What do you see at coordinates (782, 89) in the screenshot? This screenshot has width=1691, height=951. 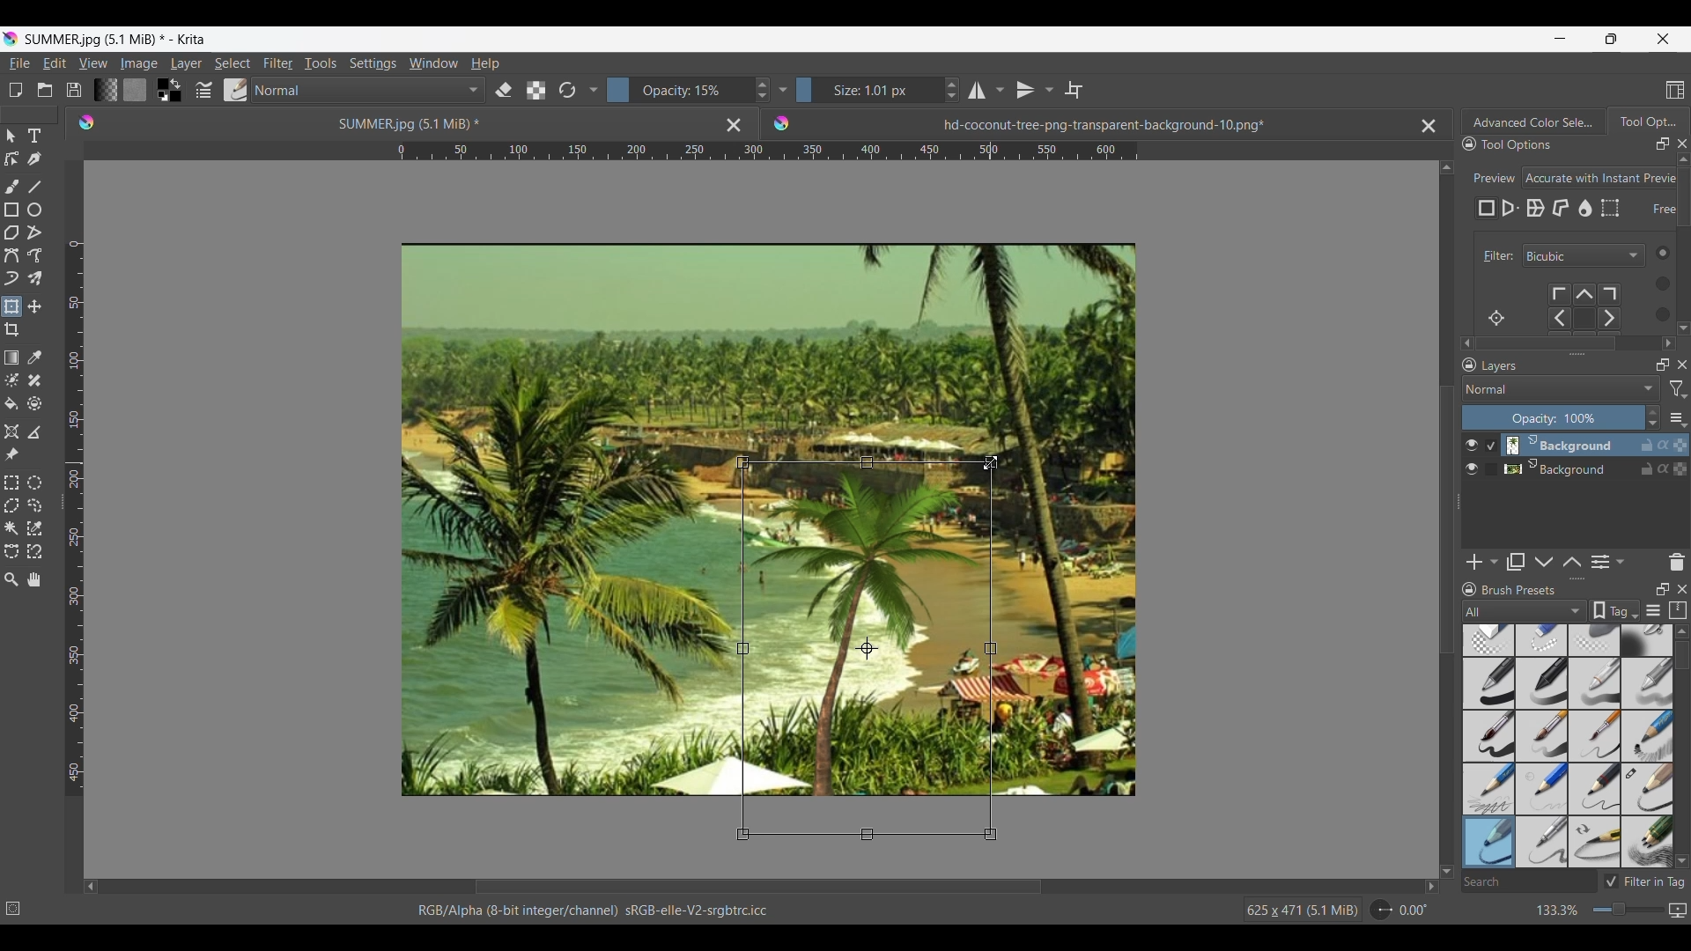 I see `Opacity options` at bounding box center [782, 89].